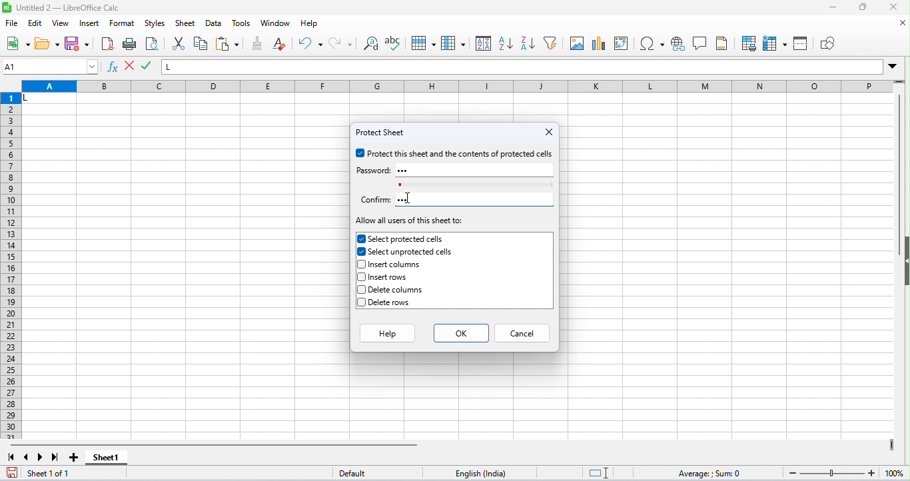  I want to click on help, so click(310, 25).